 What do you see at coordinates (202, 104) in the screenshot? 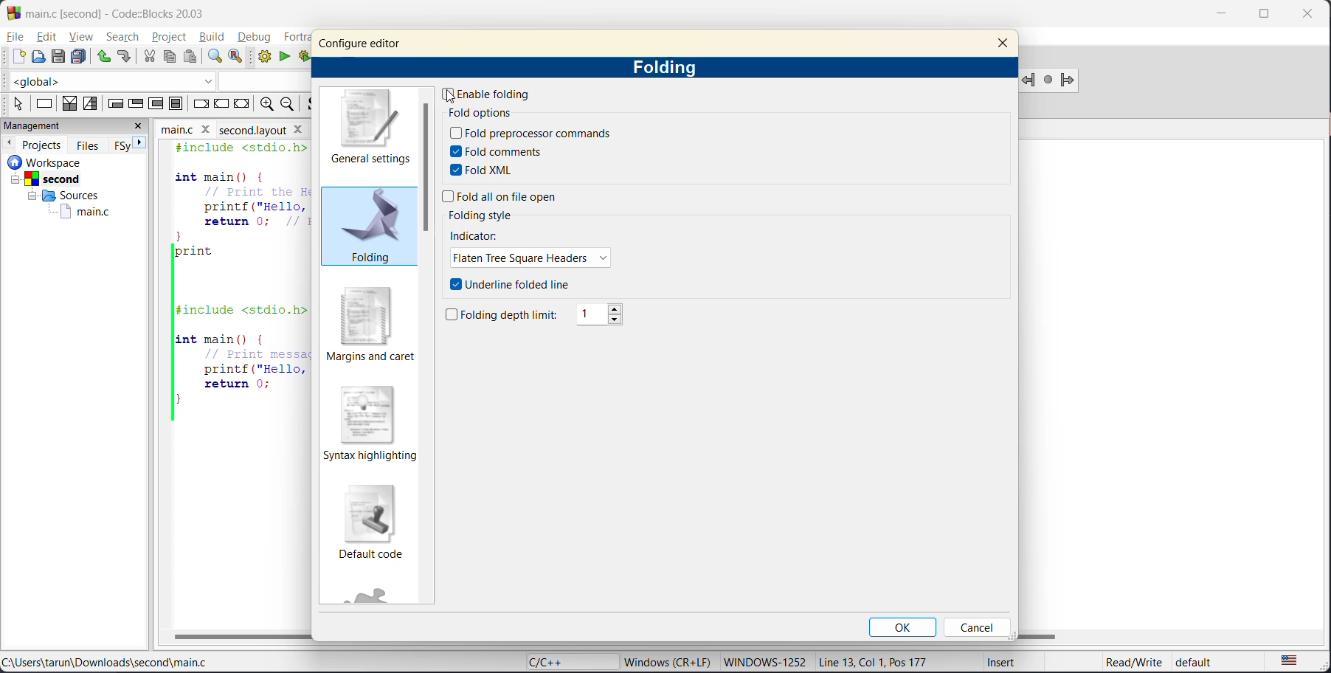
I see `break instruction` at bounding box center [202, 104].